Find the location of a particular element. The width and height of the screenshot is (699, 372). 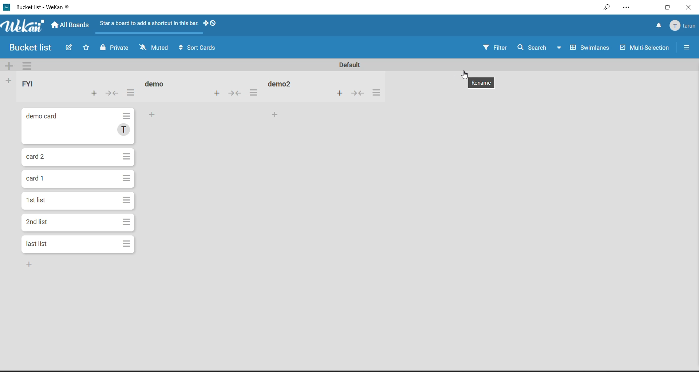

app name and logo is located at coordinates (24, 26).